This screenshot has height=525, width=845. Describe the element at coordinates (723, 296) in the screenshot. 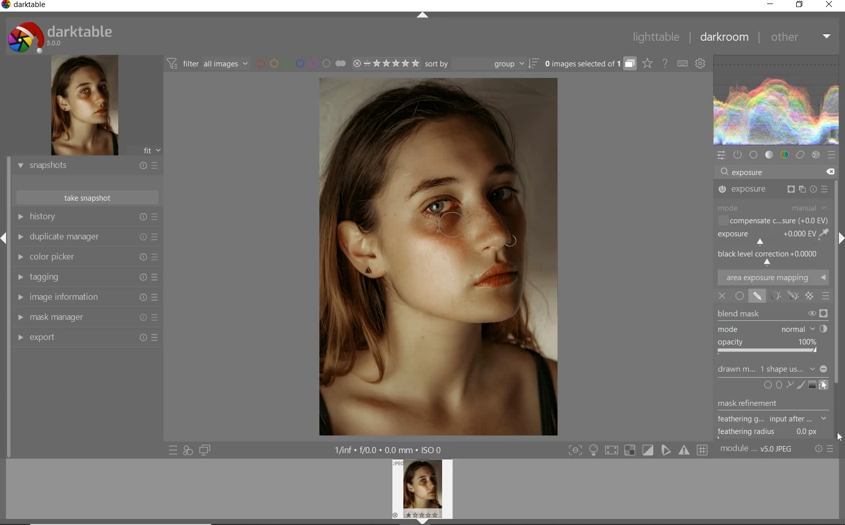

I see `OFF` at that location.